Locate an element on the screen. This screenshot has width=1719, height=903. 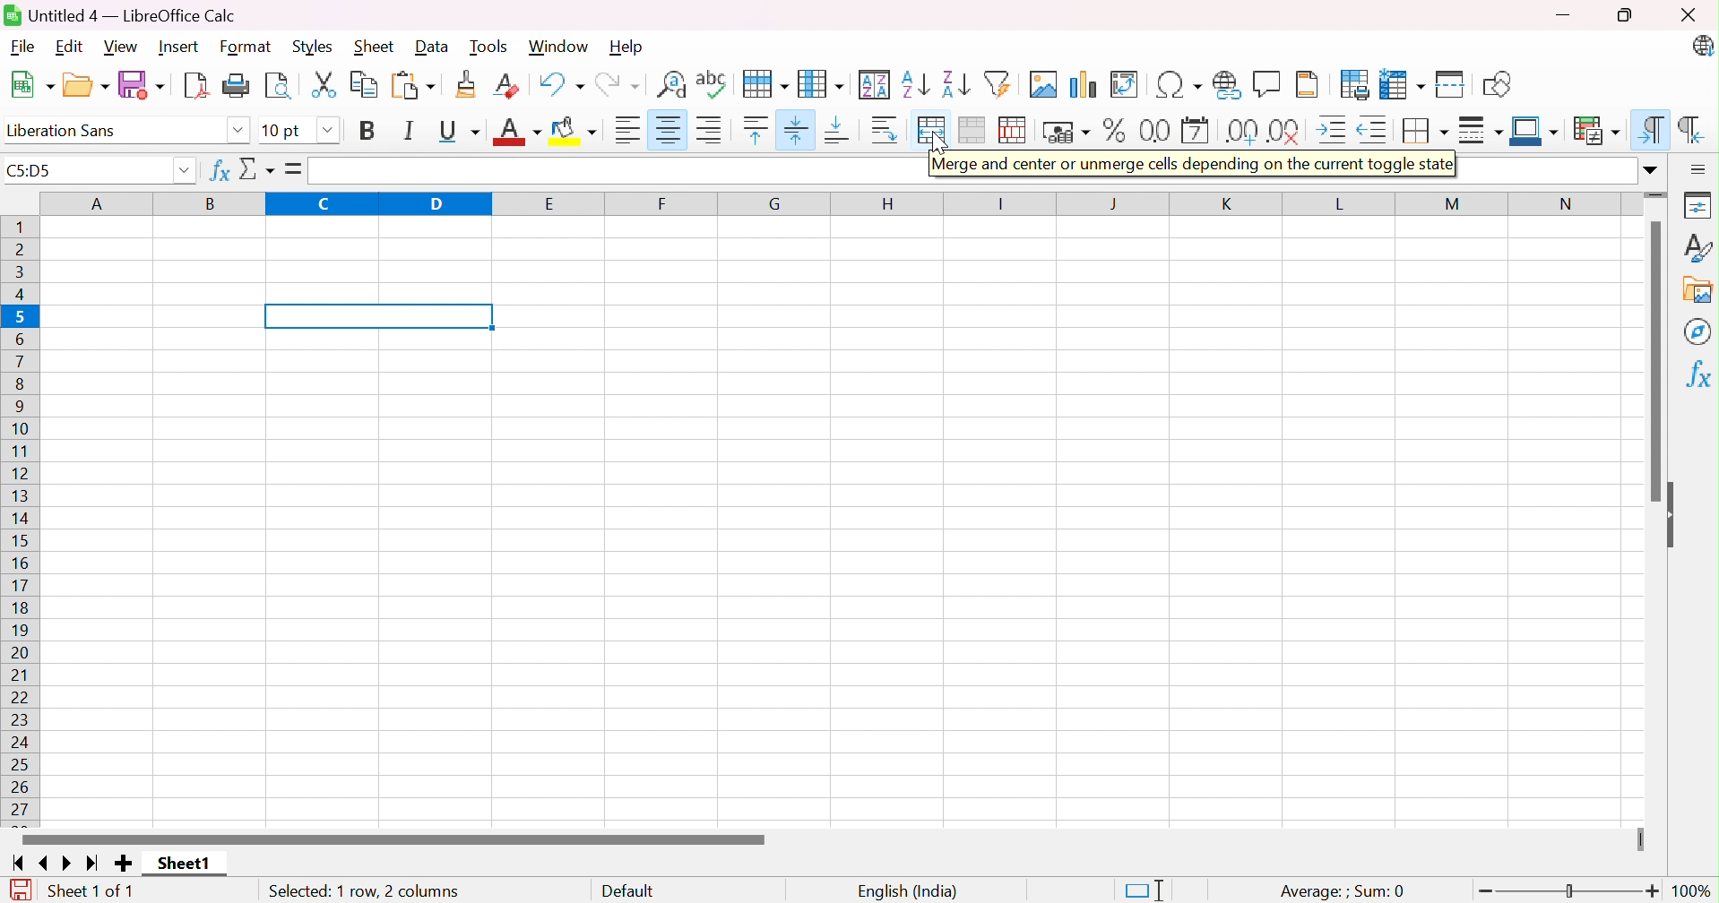
Row Number is located at coordinates (22, 517).